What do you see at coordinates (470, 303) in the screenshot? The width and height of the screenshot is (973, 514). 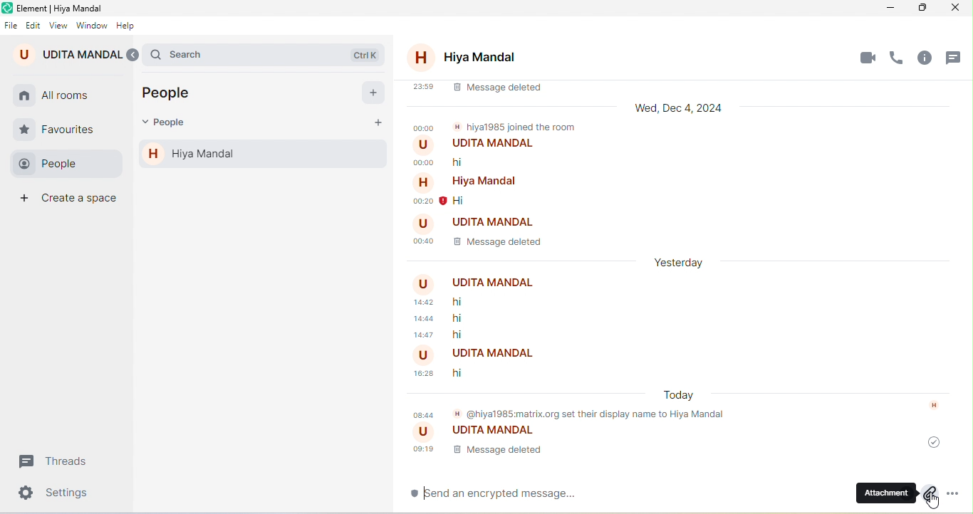 I see `Hi` at bounding box center [470, 303].